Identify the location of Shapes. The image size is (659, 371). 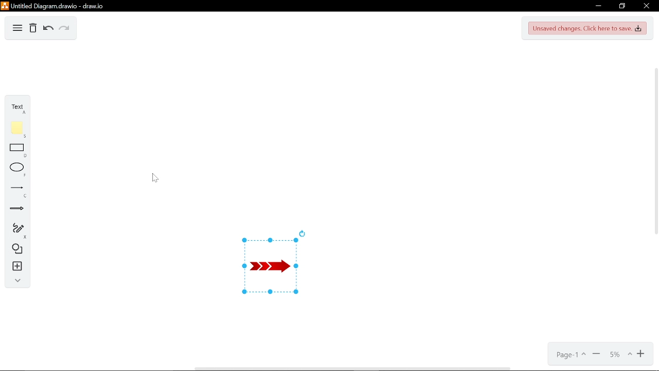
(15, 249).